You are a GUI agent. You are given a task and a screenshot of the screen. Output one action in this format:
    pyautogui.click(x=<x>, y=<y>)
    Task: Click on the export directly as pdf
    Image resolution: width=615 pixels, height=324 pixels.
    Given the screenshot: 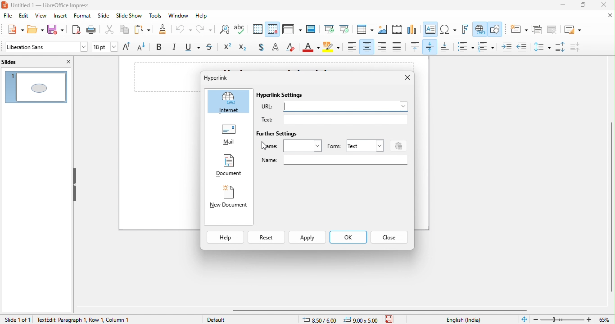 What is the action you would take?
    pyautogui.click(x=75, y=30)
    